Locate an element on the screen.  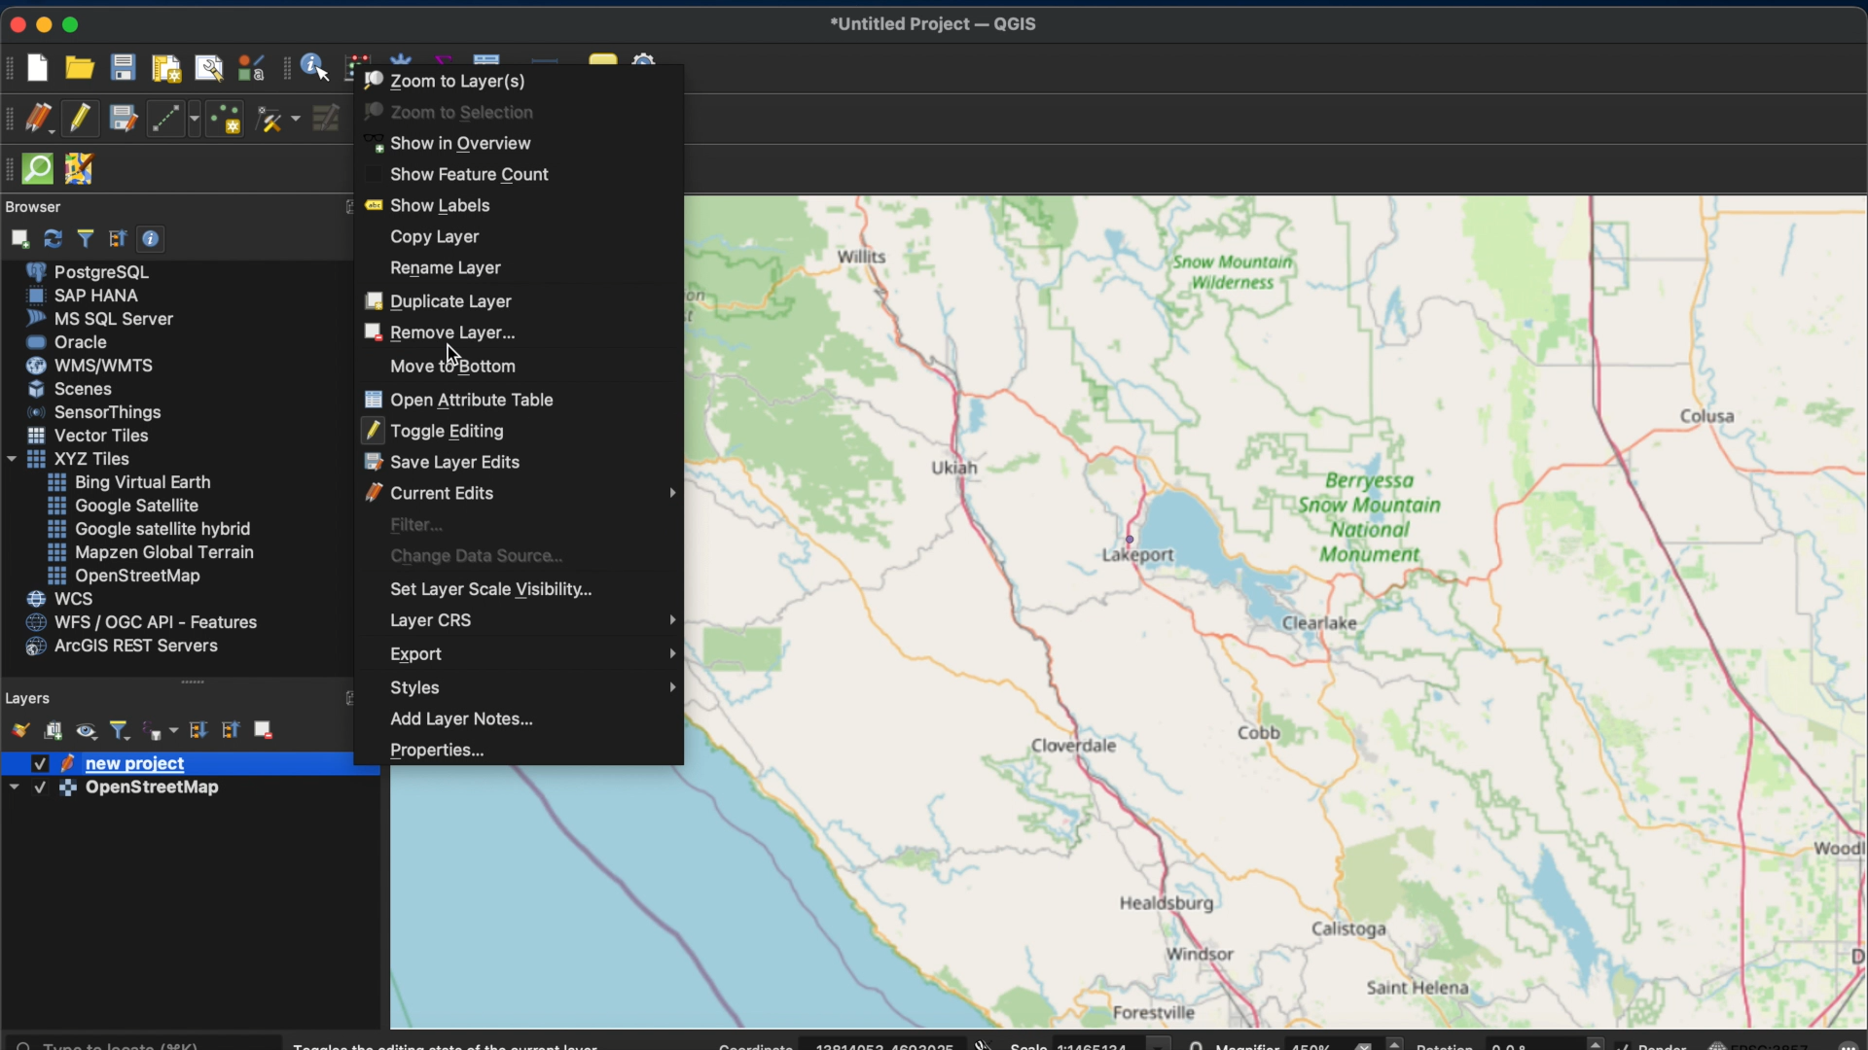
style manager is located at coordinates (248, 67).